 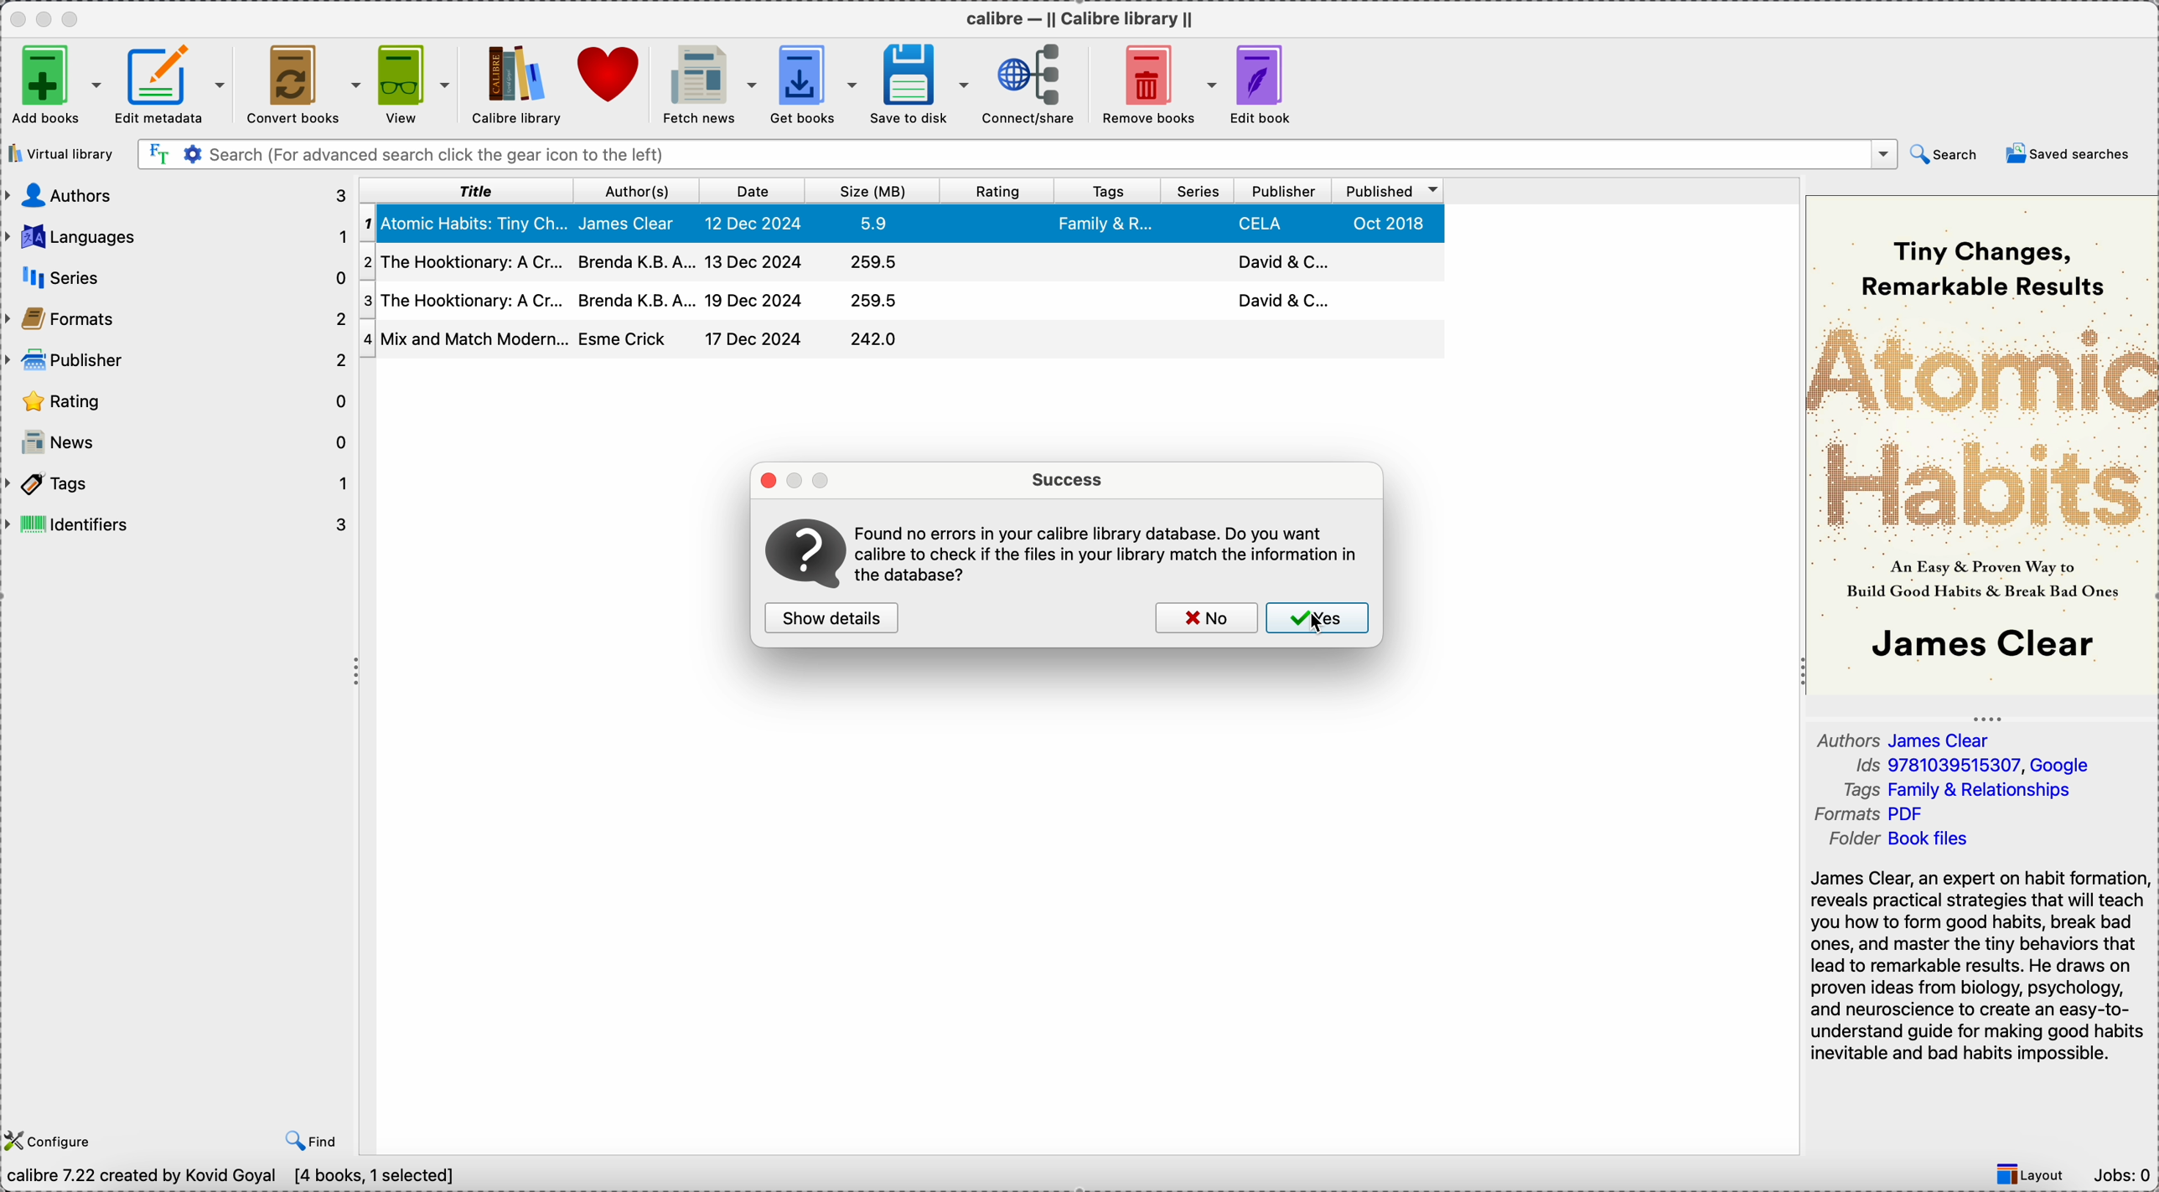 What do you see at coordinates (1947, 155) in the screenshot?
I see `search` at bounding box center [1947, 155].